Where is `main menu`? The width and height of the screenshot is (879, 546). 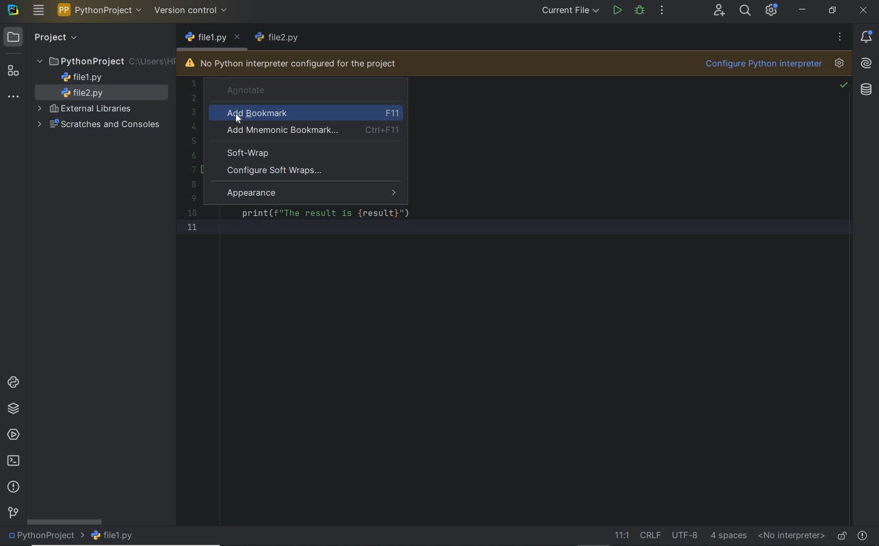
main menu is located at coordinates (39, 12).